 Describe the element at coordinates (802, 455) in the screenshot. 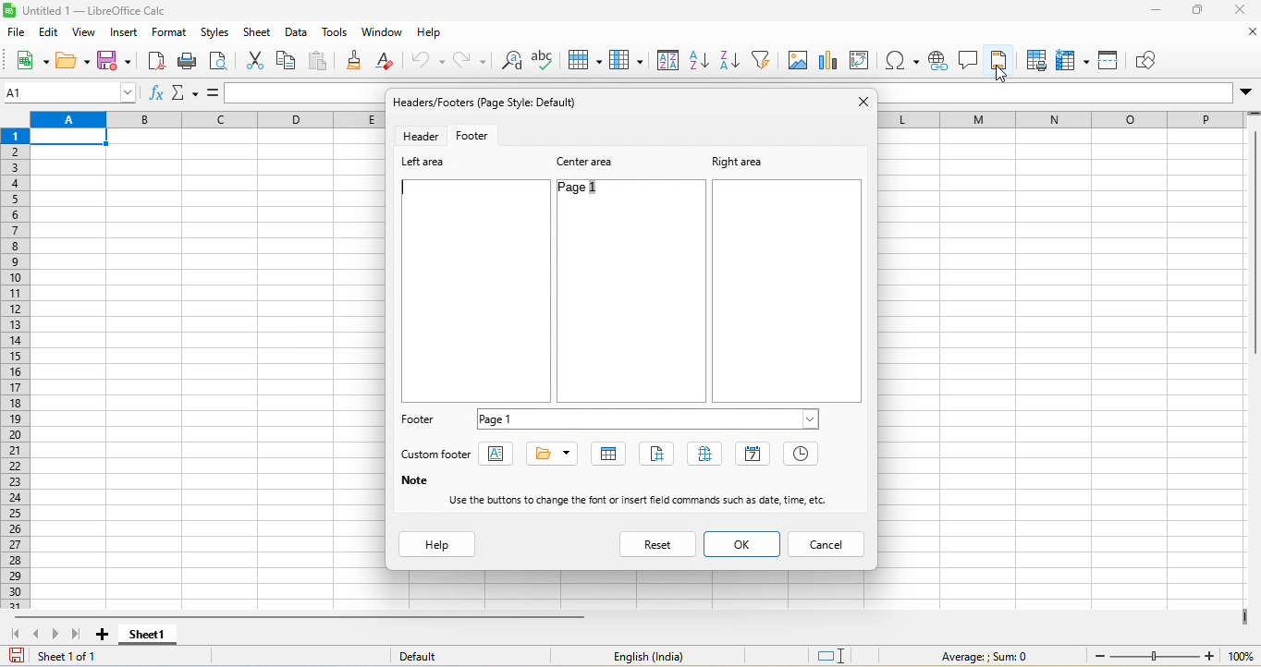

I see `time` at that location.